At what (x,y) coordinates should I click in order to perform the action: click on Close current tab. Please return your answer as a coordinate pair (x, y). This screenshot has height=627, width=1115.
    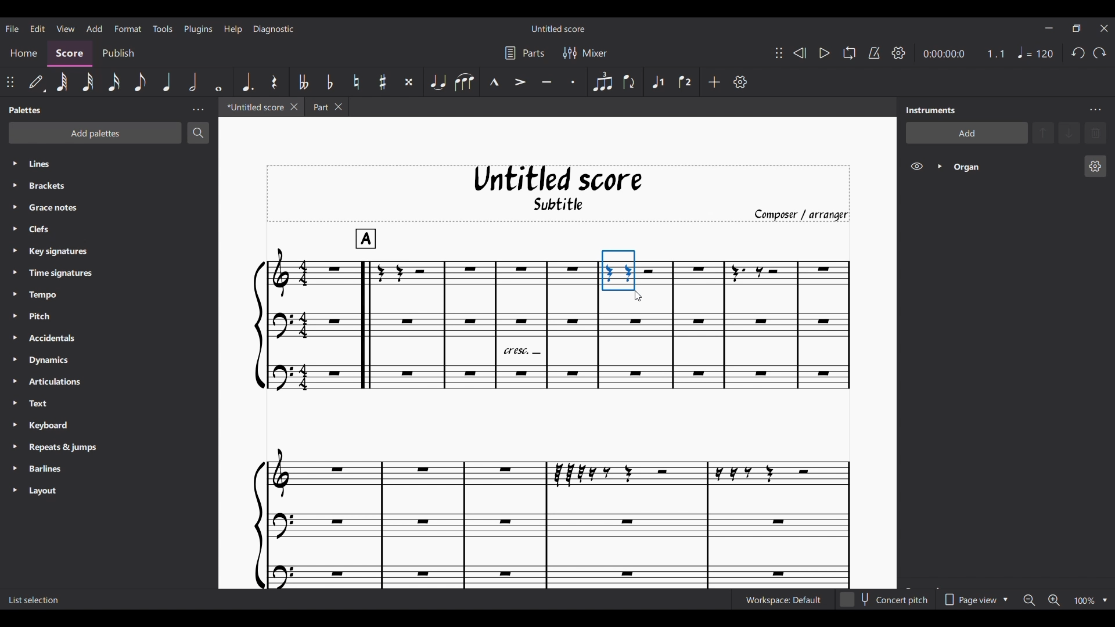
    Looking at the image, I should click on (294, 106).